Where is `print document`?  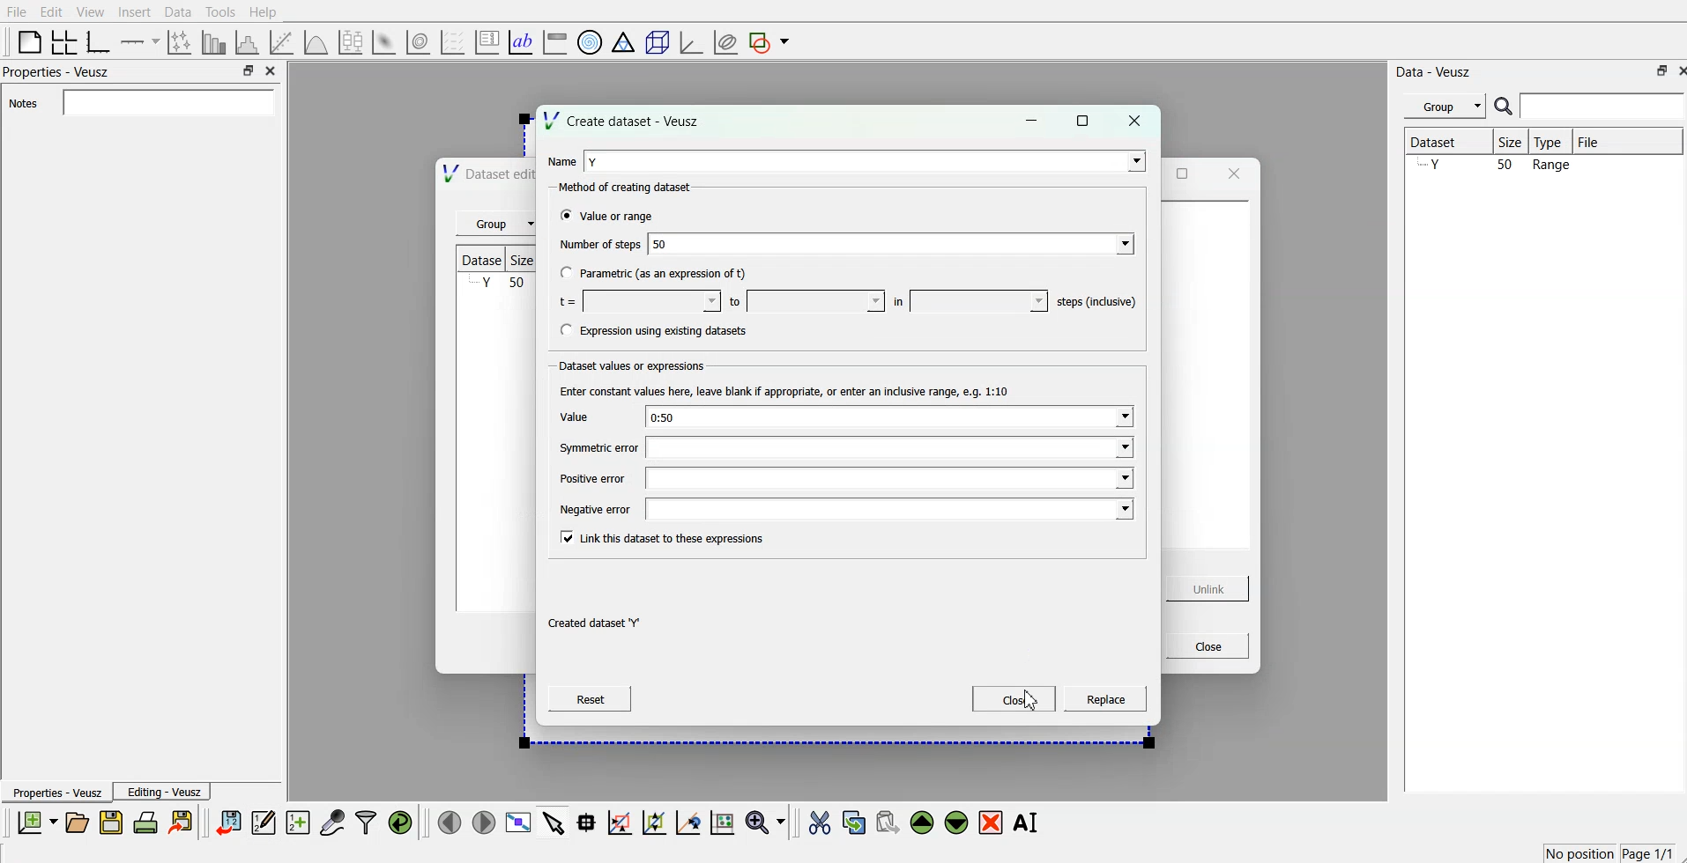 print document is located at coordinates (146, 824).